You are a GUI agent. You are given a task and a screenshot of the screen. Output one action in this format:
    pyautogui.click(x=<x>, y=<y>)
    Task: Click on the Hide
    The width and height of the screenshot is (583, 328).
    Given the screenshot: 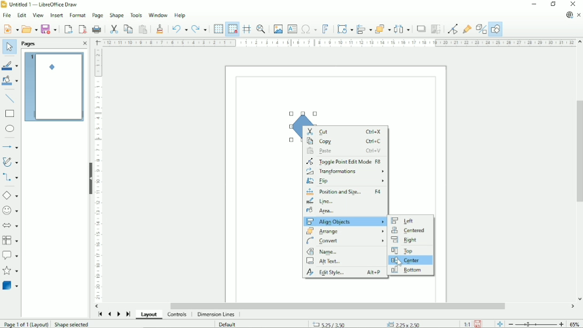 What is the action you would take?
    pyautogui.click(x=90, y=178)
    